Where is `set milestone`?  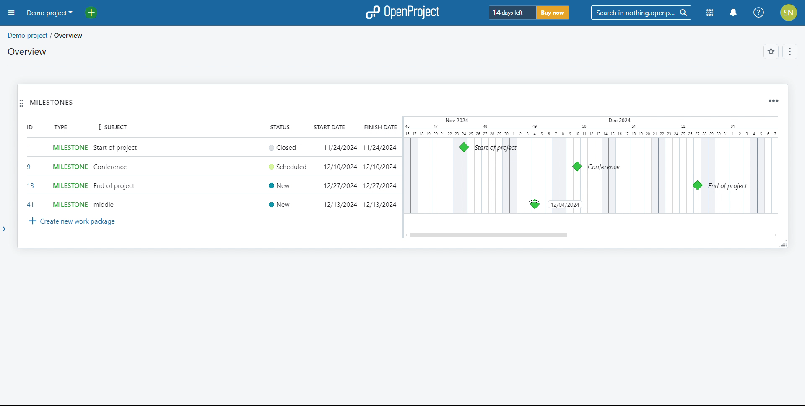 set milestone is located at coordinates (69, 176).